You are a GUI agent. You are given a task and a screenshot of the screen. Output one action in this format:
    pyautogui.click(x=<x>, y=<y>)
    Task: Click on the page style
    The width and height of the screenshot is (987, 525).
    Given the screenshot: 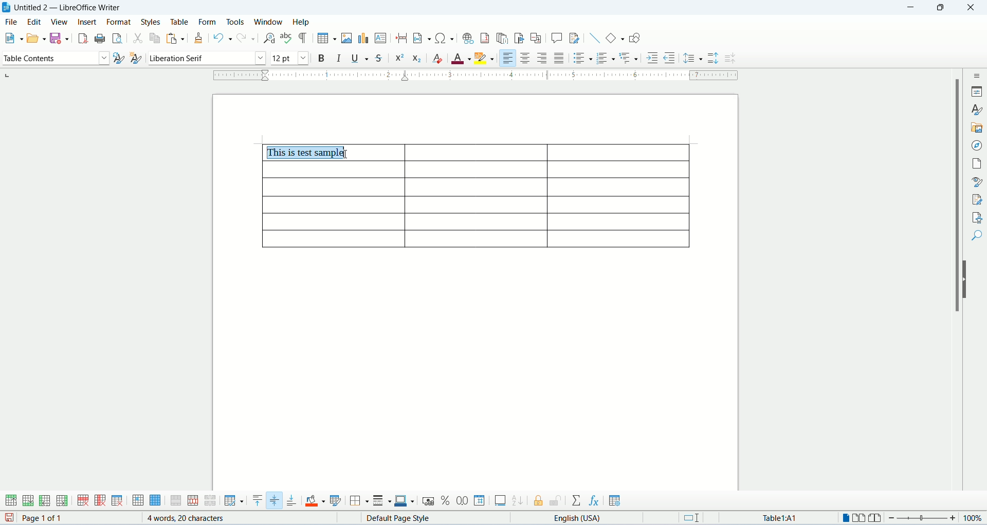 What is the action you would take?
    pyautogui.click(x=405, y=518)
    